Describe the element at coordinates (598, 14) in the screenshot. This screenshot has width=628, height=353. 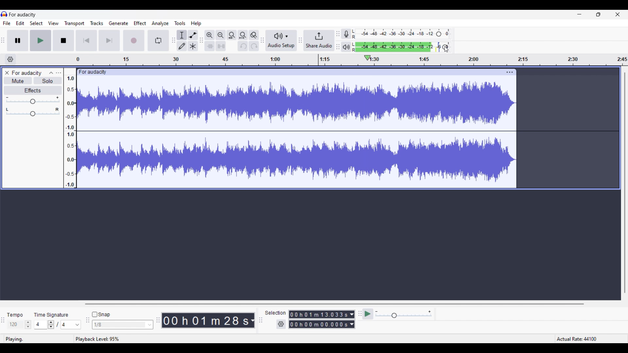
I see `Show in smaller tab` at that location.